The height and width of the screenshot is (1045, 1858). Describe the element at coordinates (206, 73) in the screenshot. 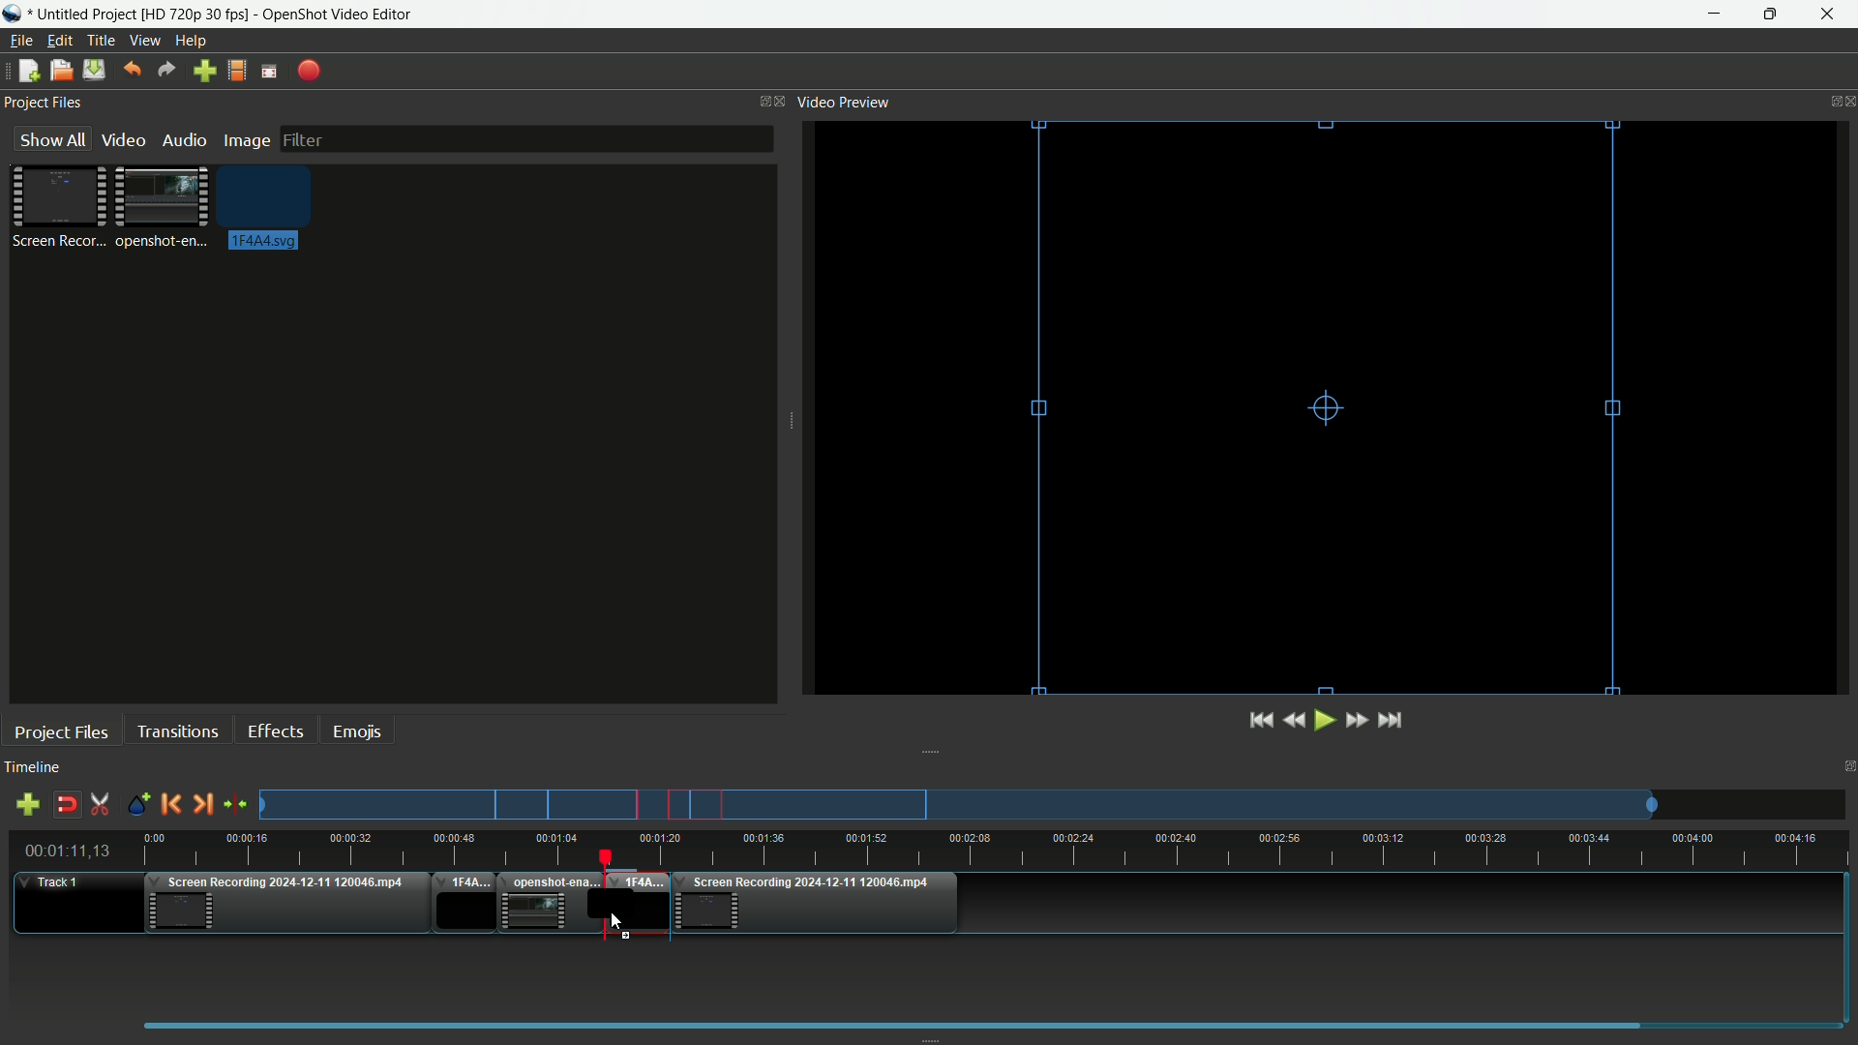

I see `Import` at that location.